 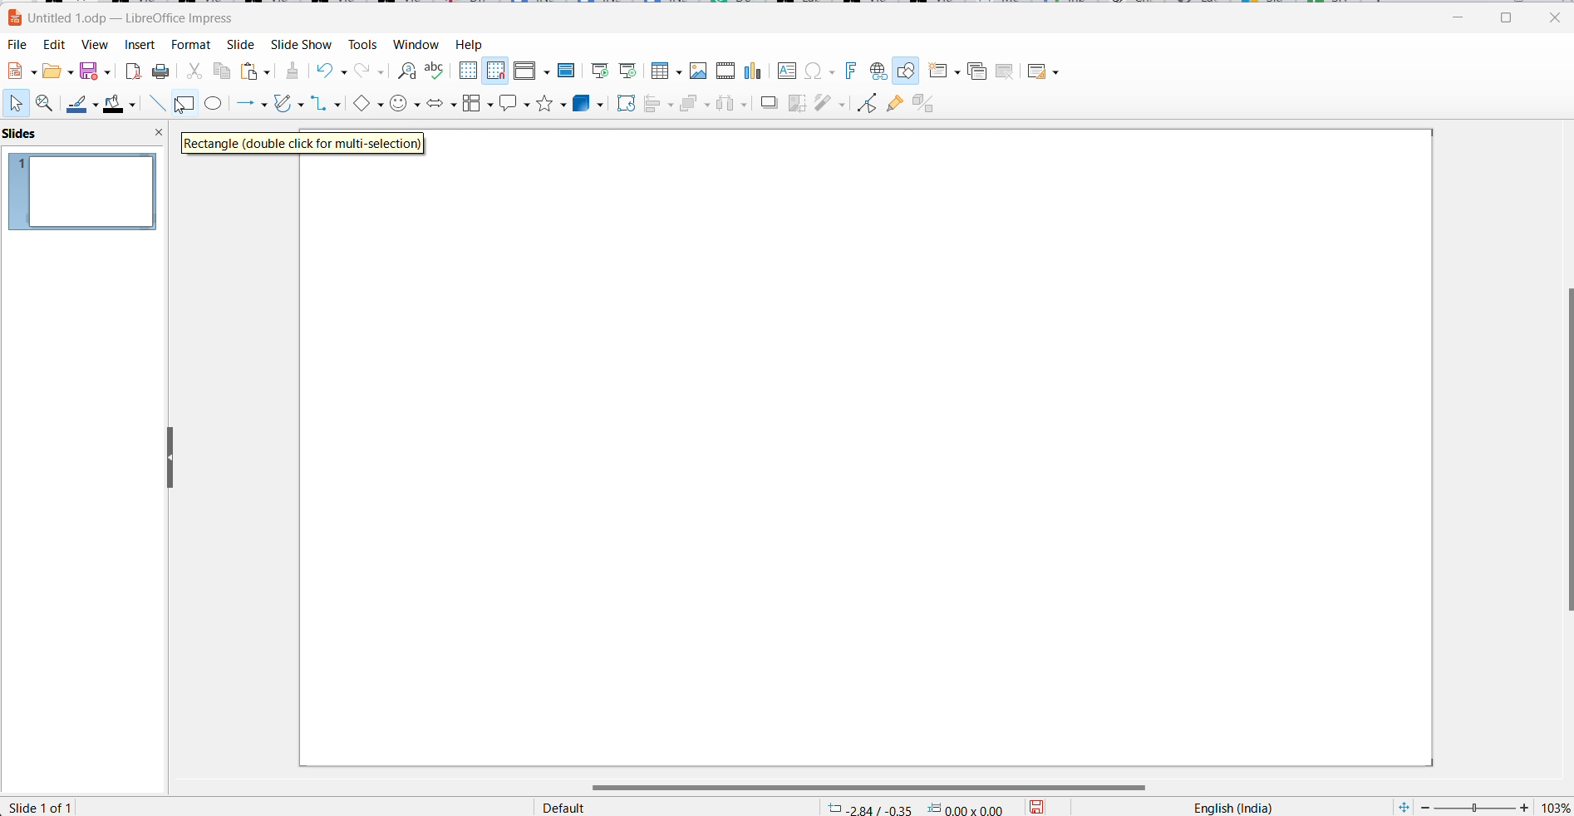 What do you see at coordinates (217, 105) in the screenshot?
I see `ellipse` at bounding box center [217, 105].